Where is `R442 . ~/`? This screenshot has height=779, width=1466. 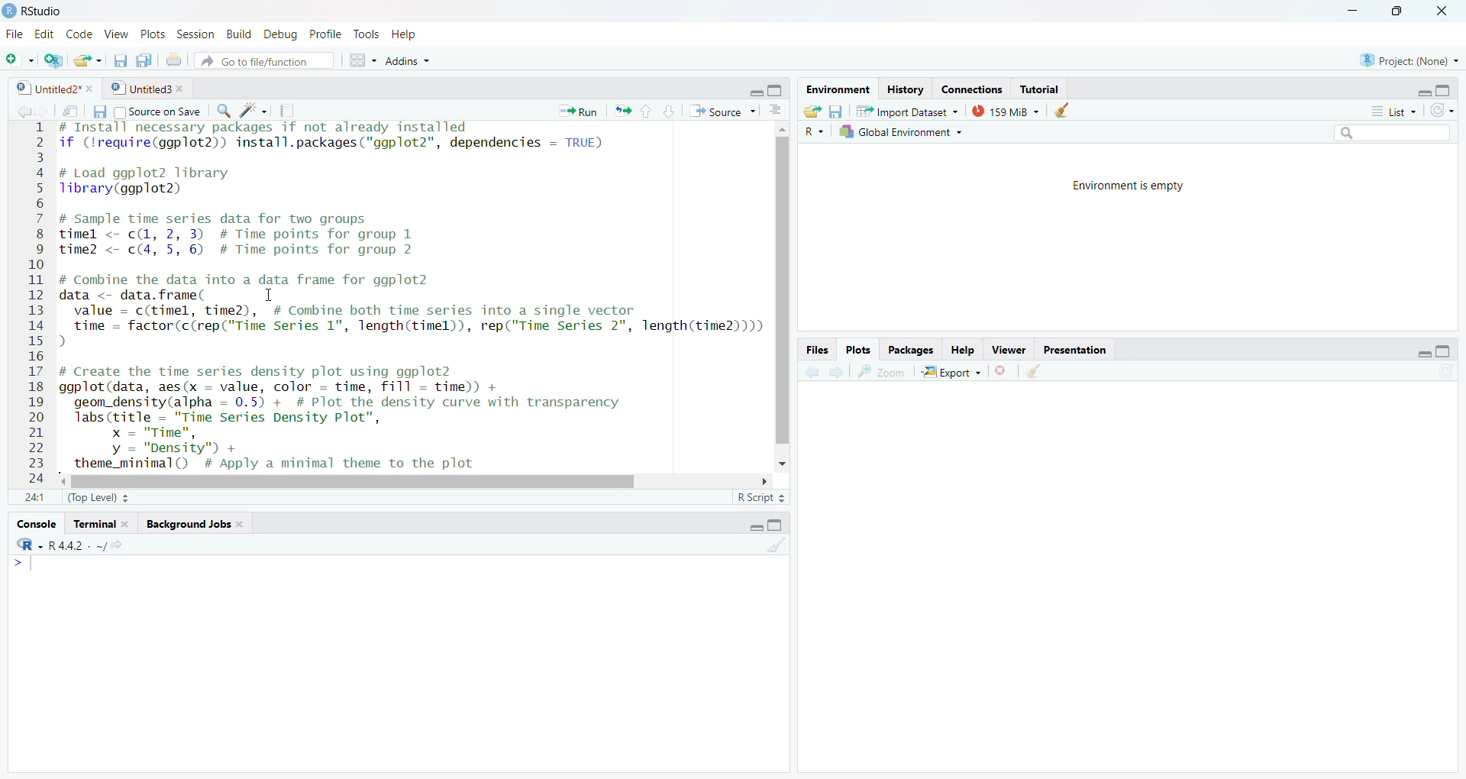 R442 . ~/ is located at coordinates (77, 545).